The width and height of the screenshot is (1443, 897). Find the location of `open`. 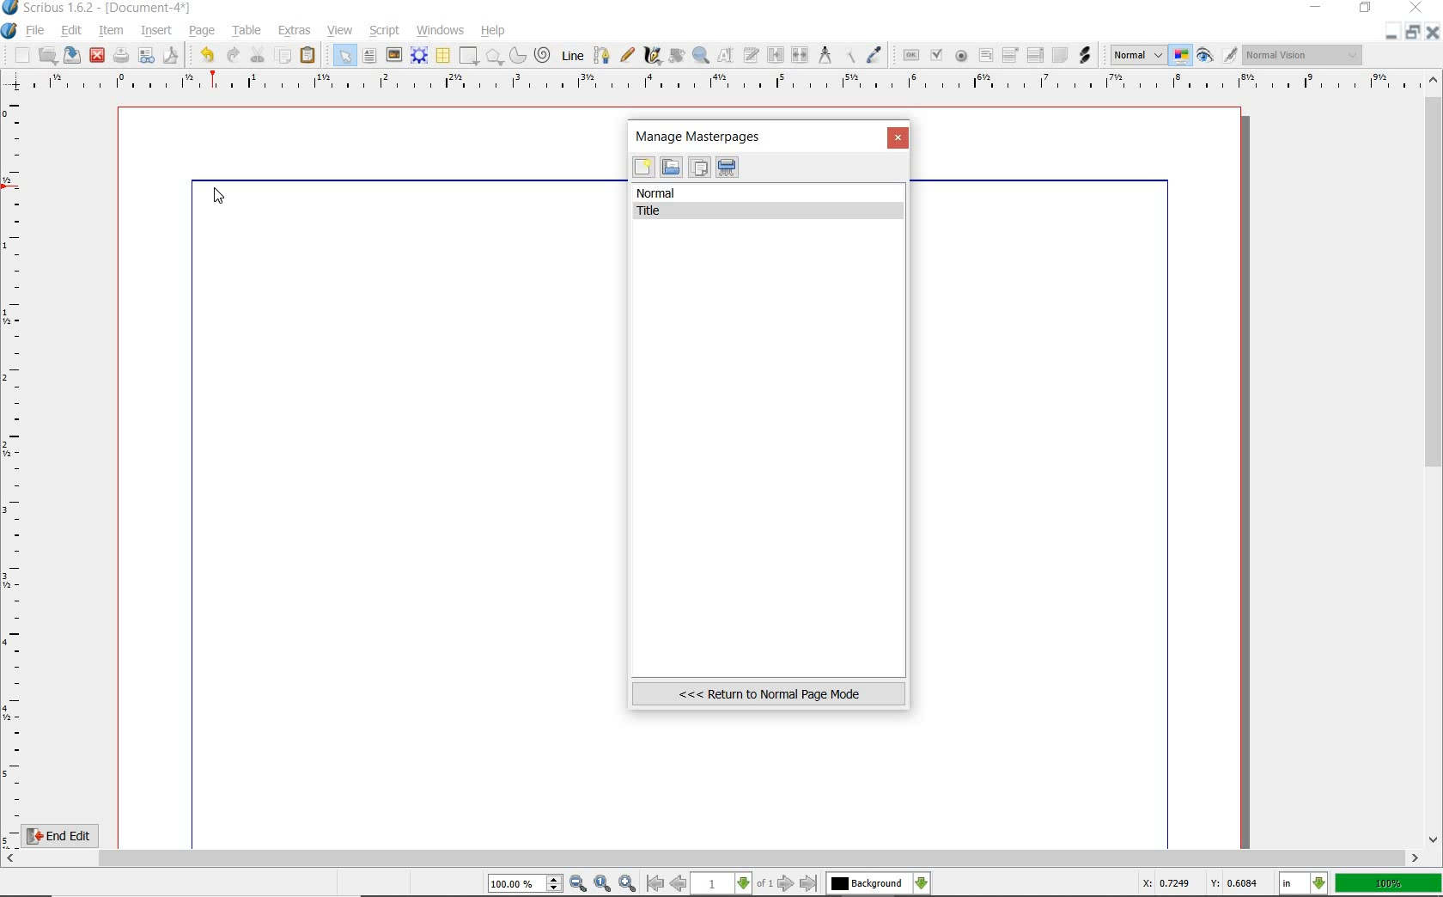

open is located at coordinates (48, 55).